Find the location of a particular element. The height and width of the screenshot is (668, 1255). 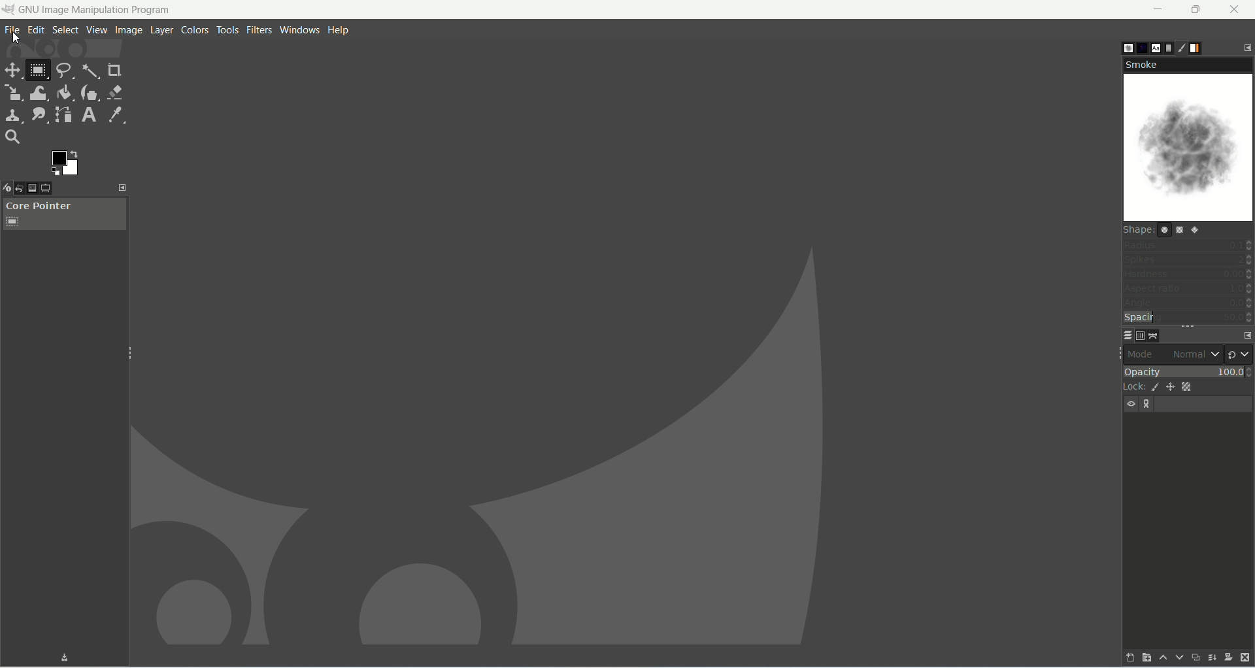

eraser tool is located at coordinates (115, 93).